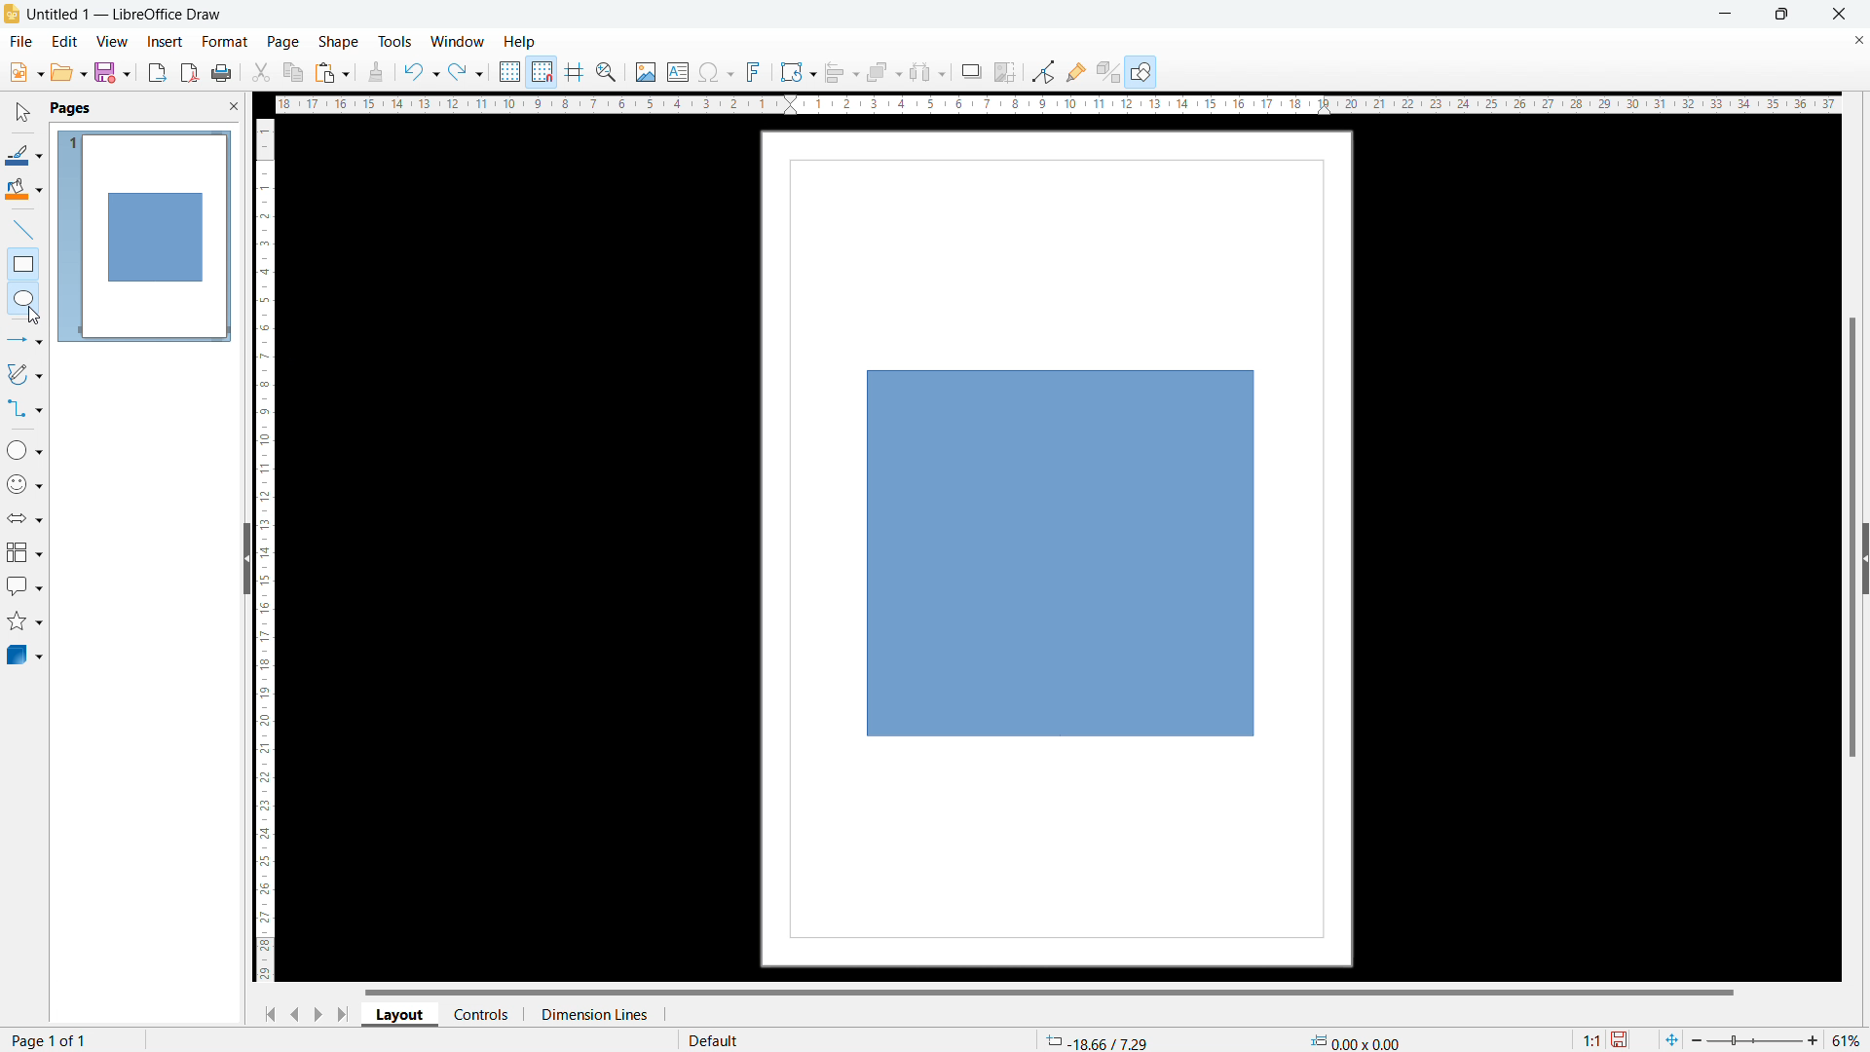  I want to click on file, so click(19, 43).